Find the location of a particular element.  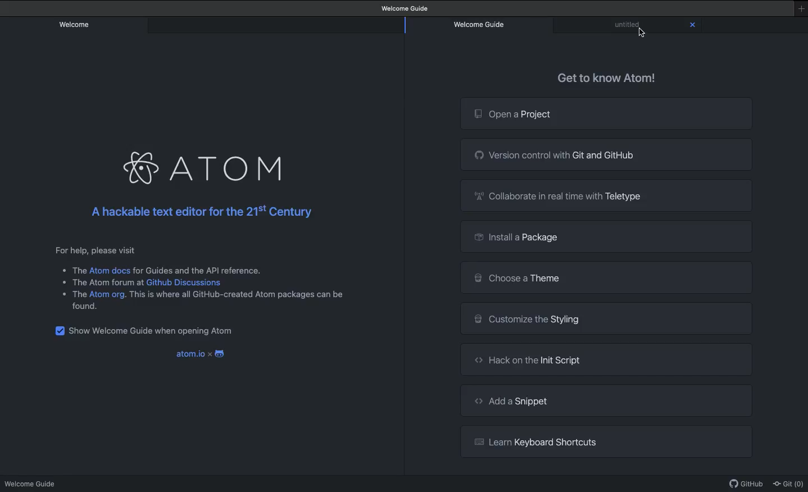

Welcome guide is located at coordinates (480, 25).